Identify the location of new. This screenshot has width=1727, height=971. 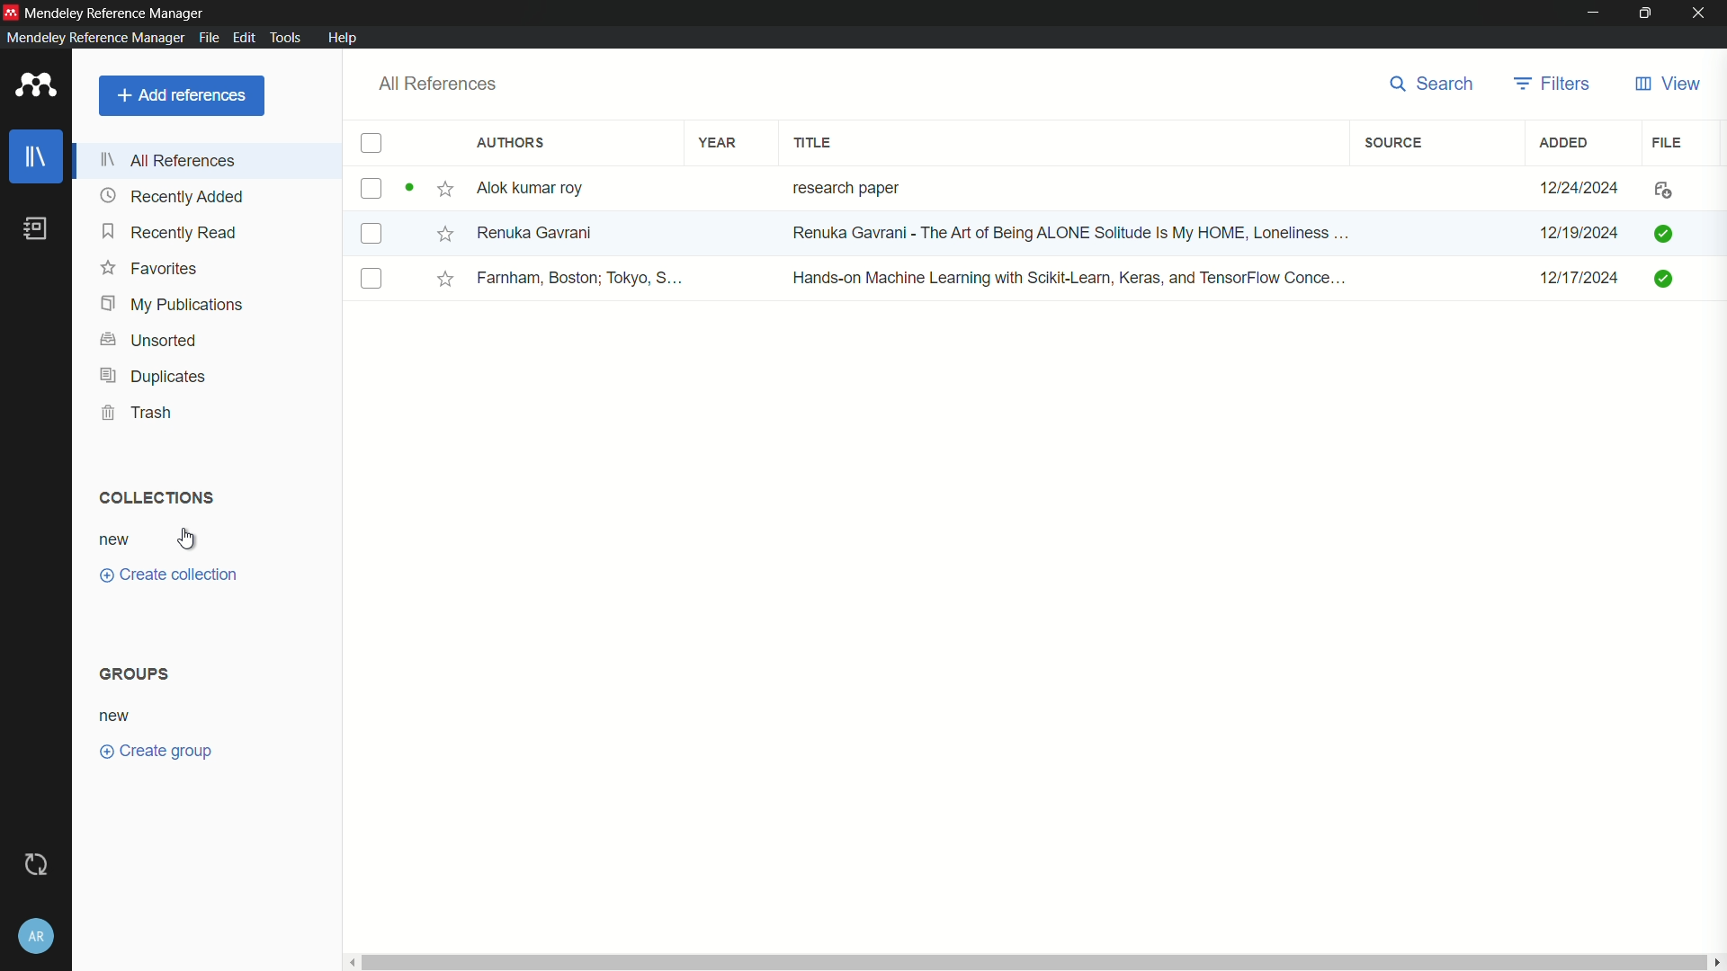
(120, 717).